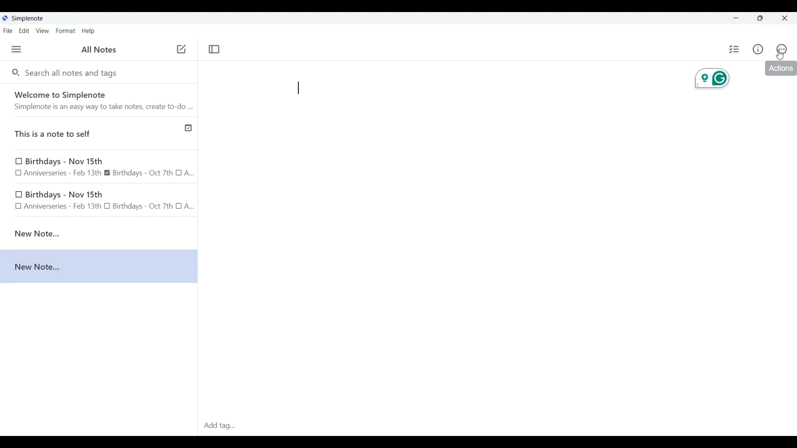 The image size is (797, 448). I want to click on Help menu, so click(88, 31).